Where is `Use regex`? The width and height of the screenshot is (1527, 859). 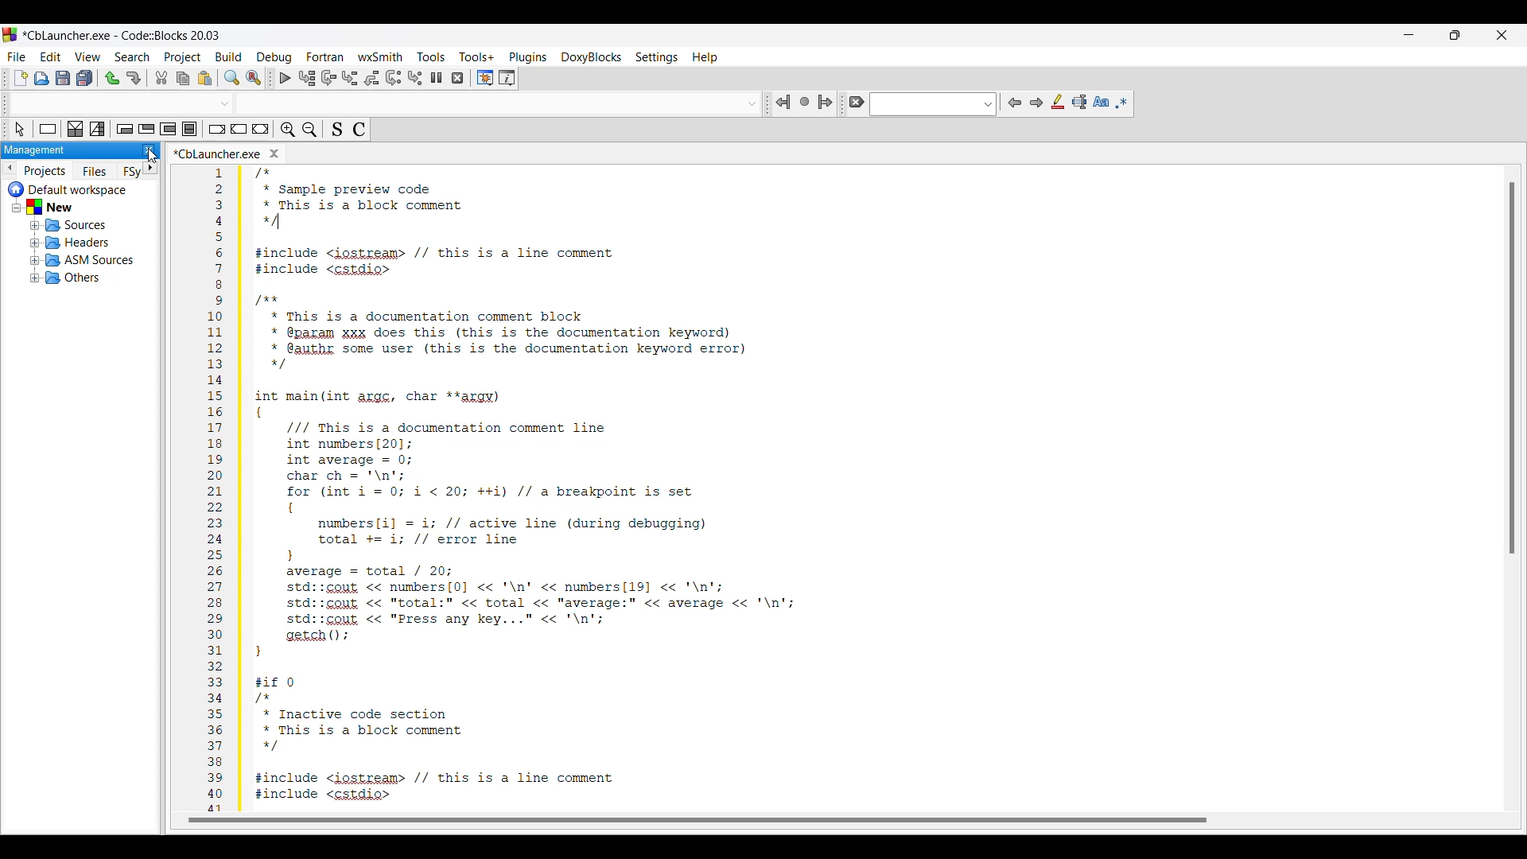
Use regex is located at coordinates (1122, 103).